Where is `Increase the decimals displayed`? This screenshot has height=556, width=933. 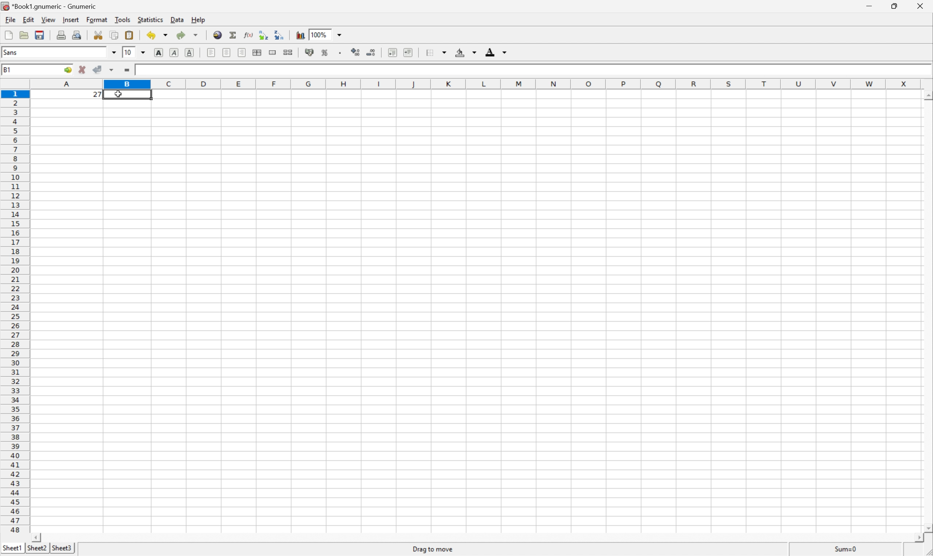
Increase the decimals displayed is located at coordinates (356, 51).